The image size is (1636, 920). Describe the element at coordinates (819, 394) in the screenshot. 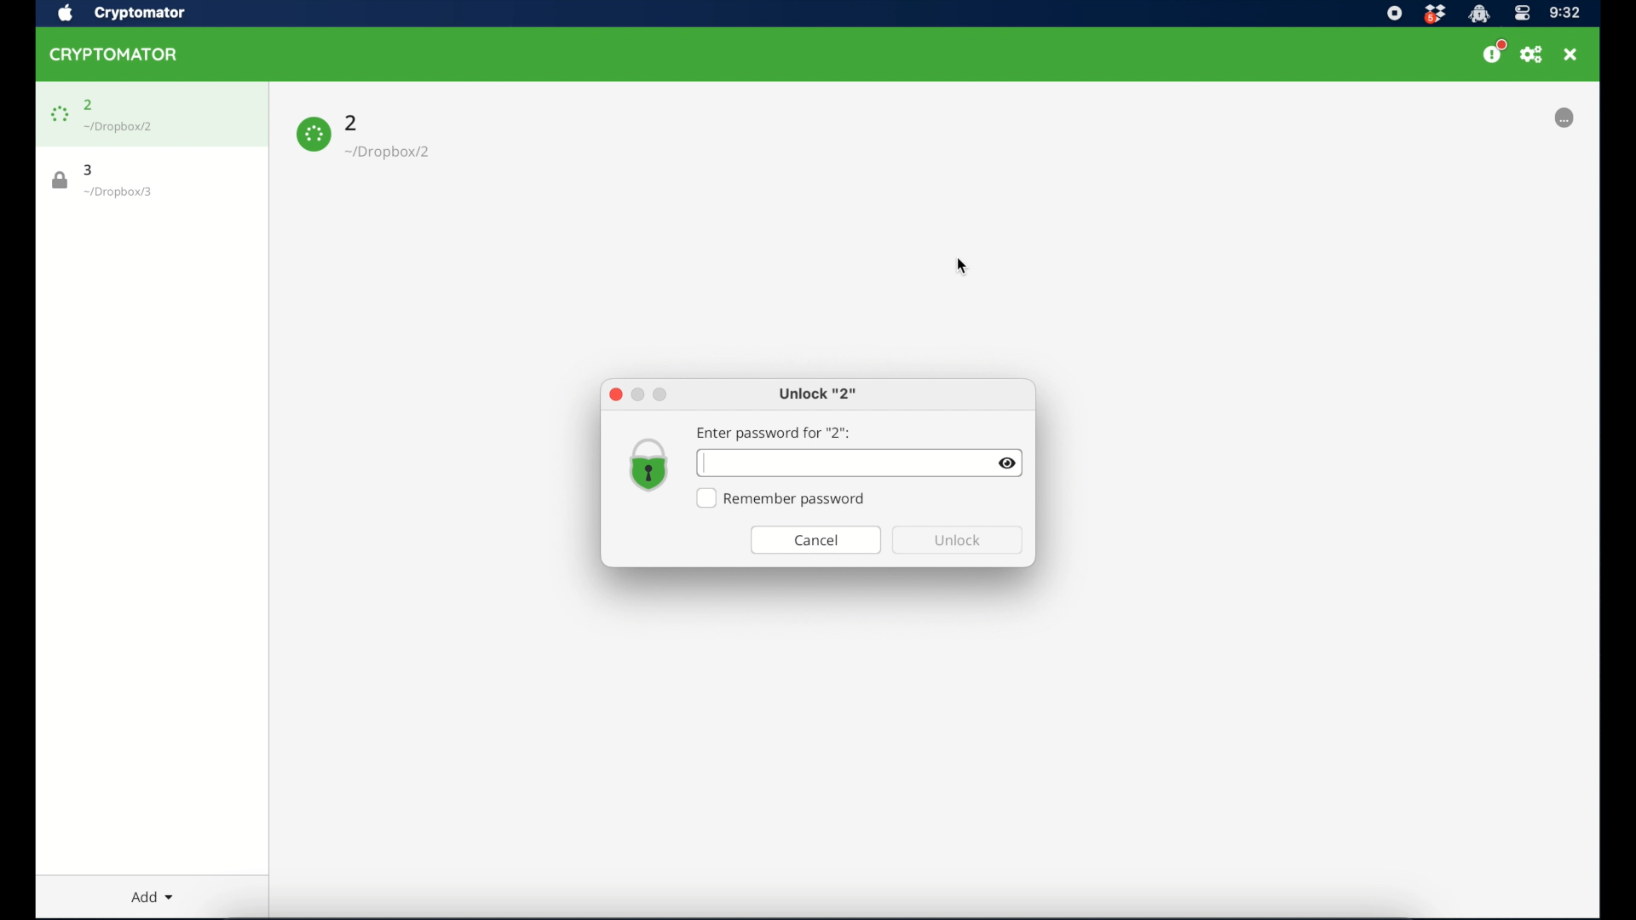

I see `unlock 2` at that location.